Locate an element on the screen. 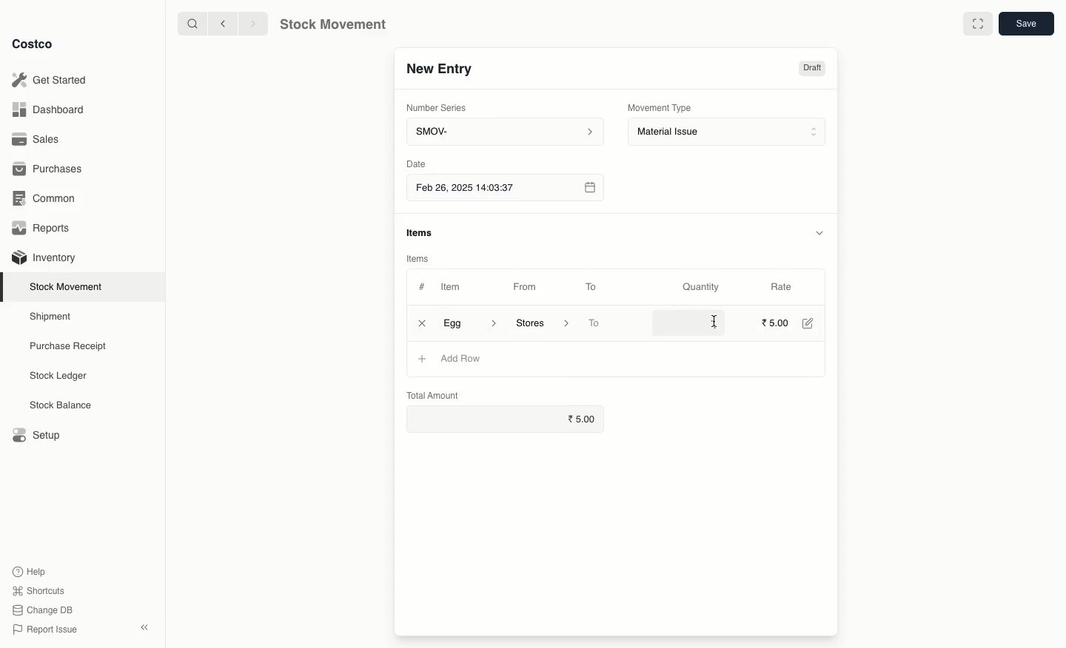 The image size is (1066, 648). Purchases is located at coordinates (50, 170).